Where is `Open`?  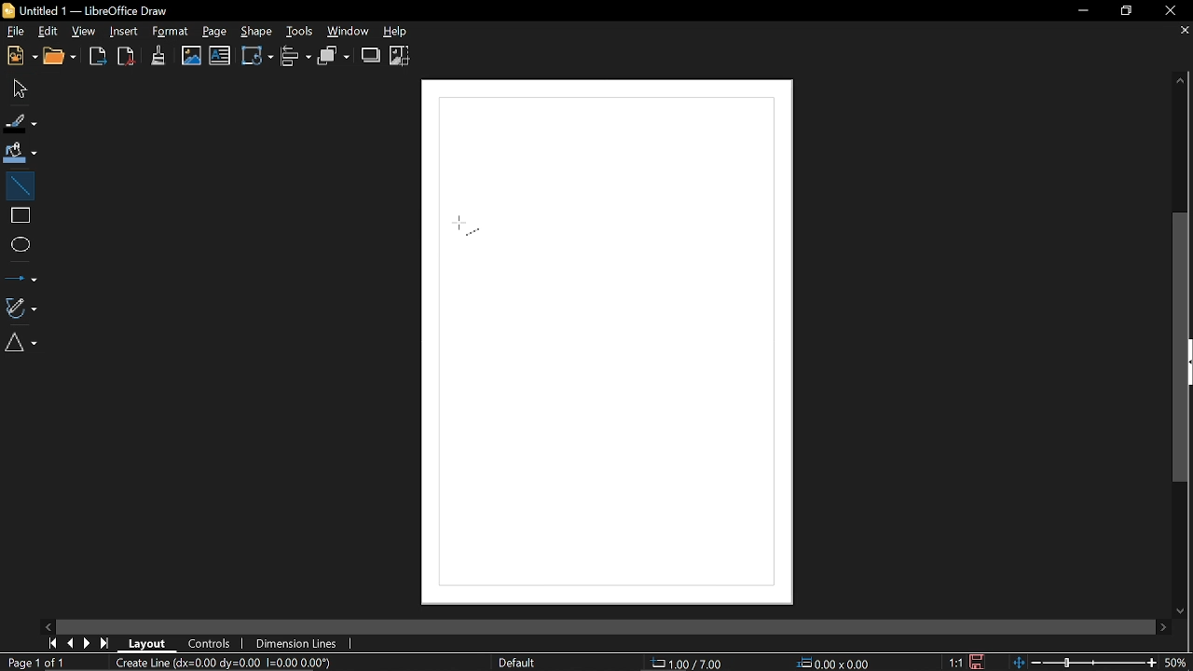
Open is located at coordinates (61, 57).